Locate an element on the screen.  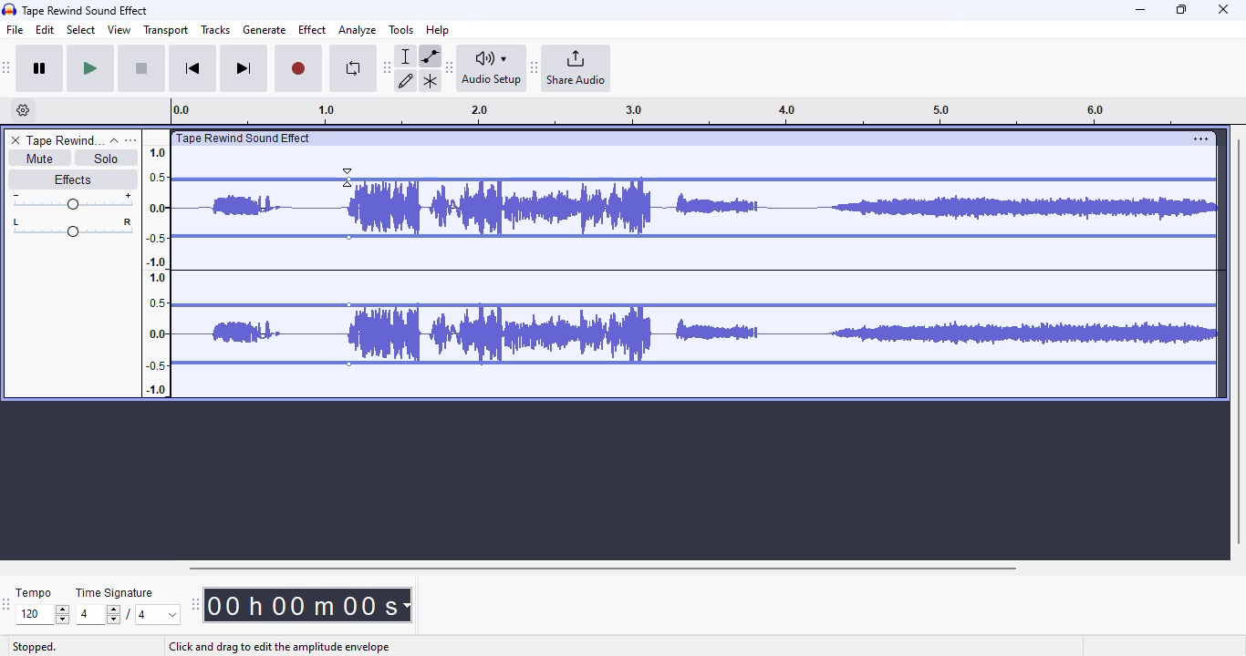
multi-tool is located at coordinates (430, 81).